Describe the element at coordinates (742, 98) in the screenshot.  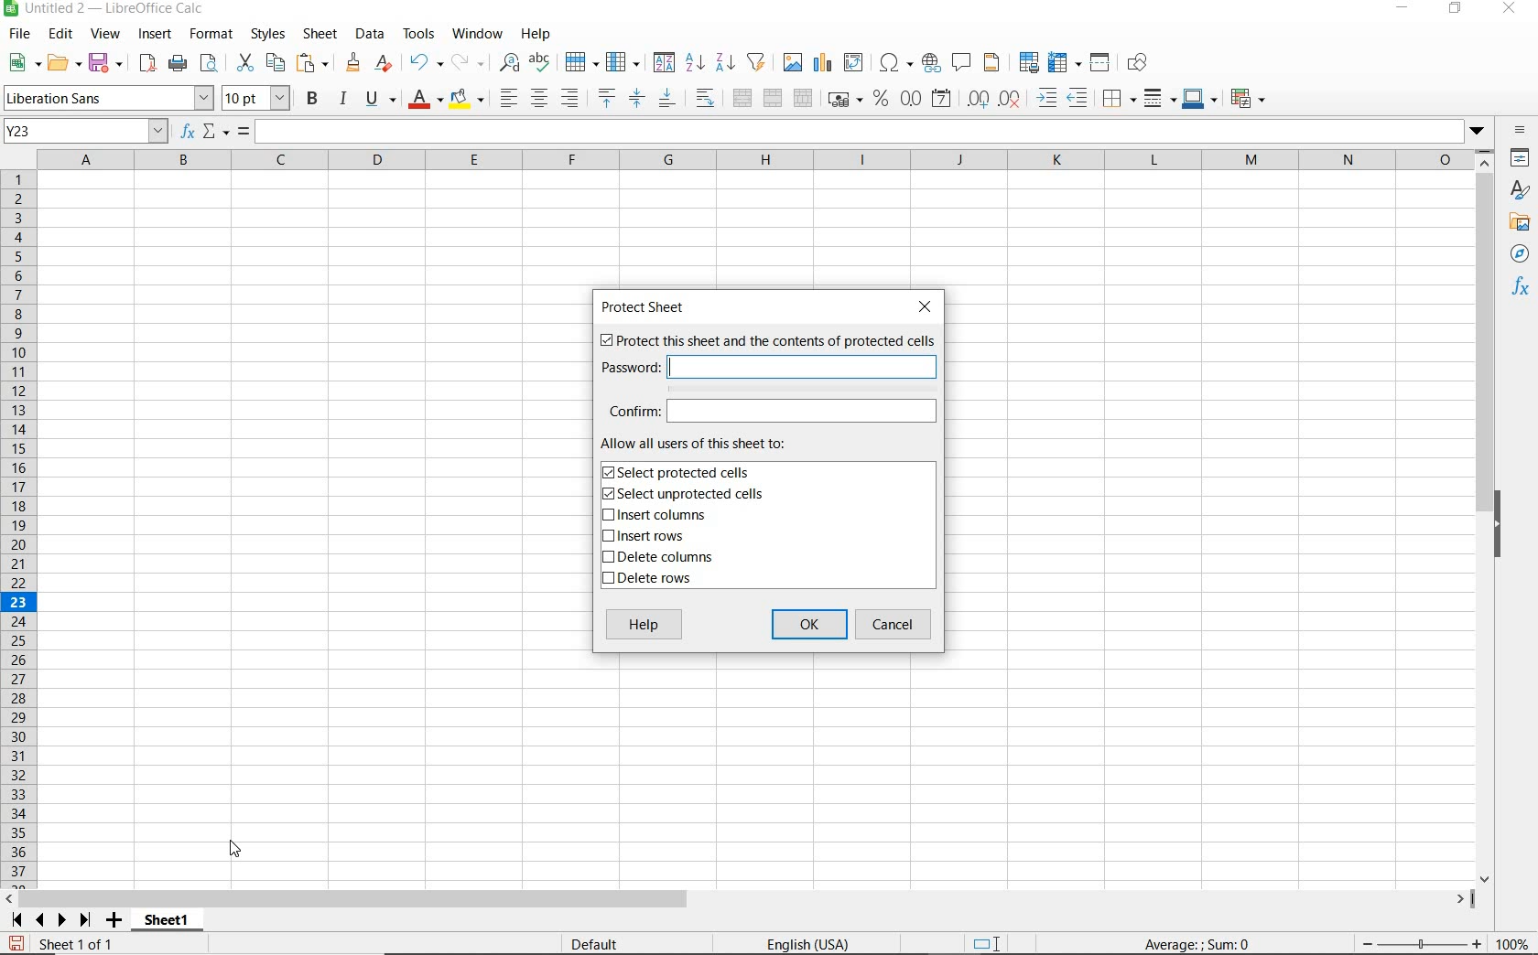
I see `MERGE AND CENTER OR UNMERGE CELLS` at that location.